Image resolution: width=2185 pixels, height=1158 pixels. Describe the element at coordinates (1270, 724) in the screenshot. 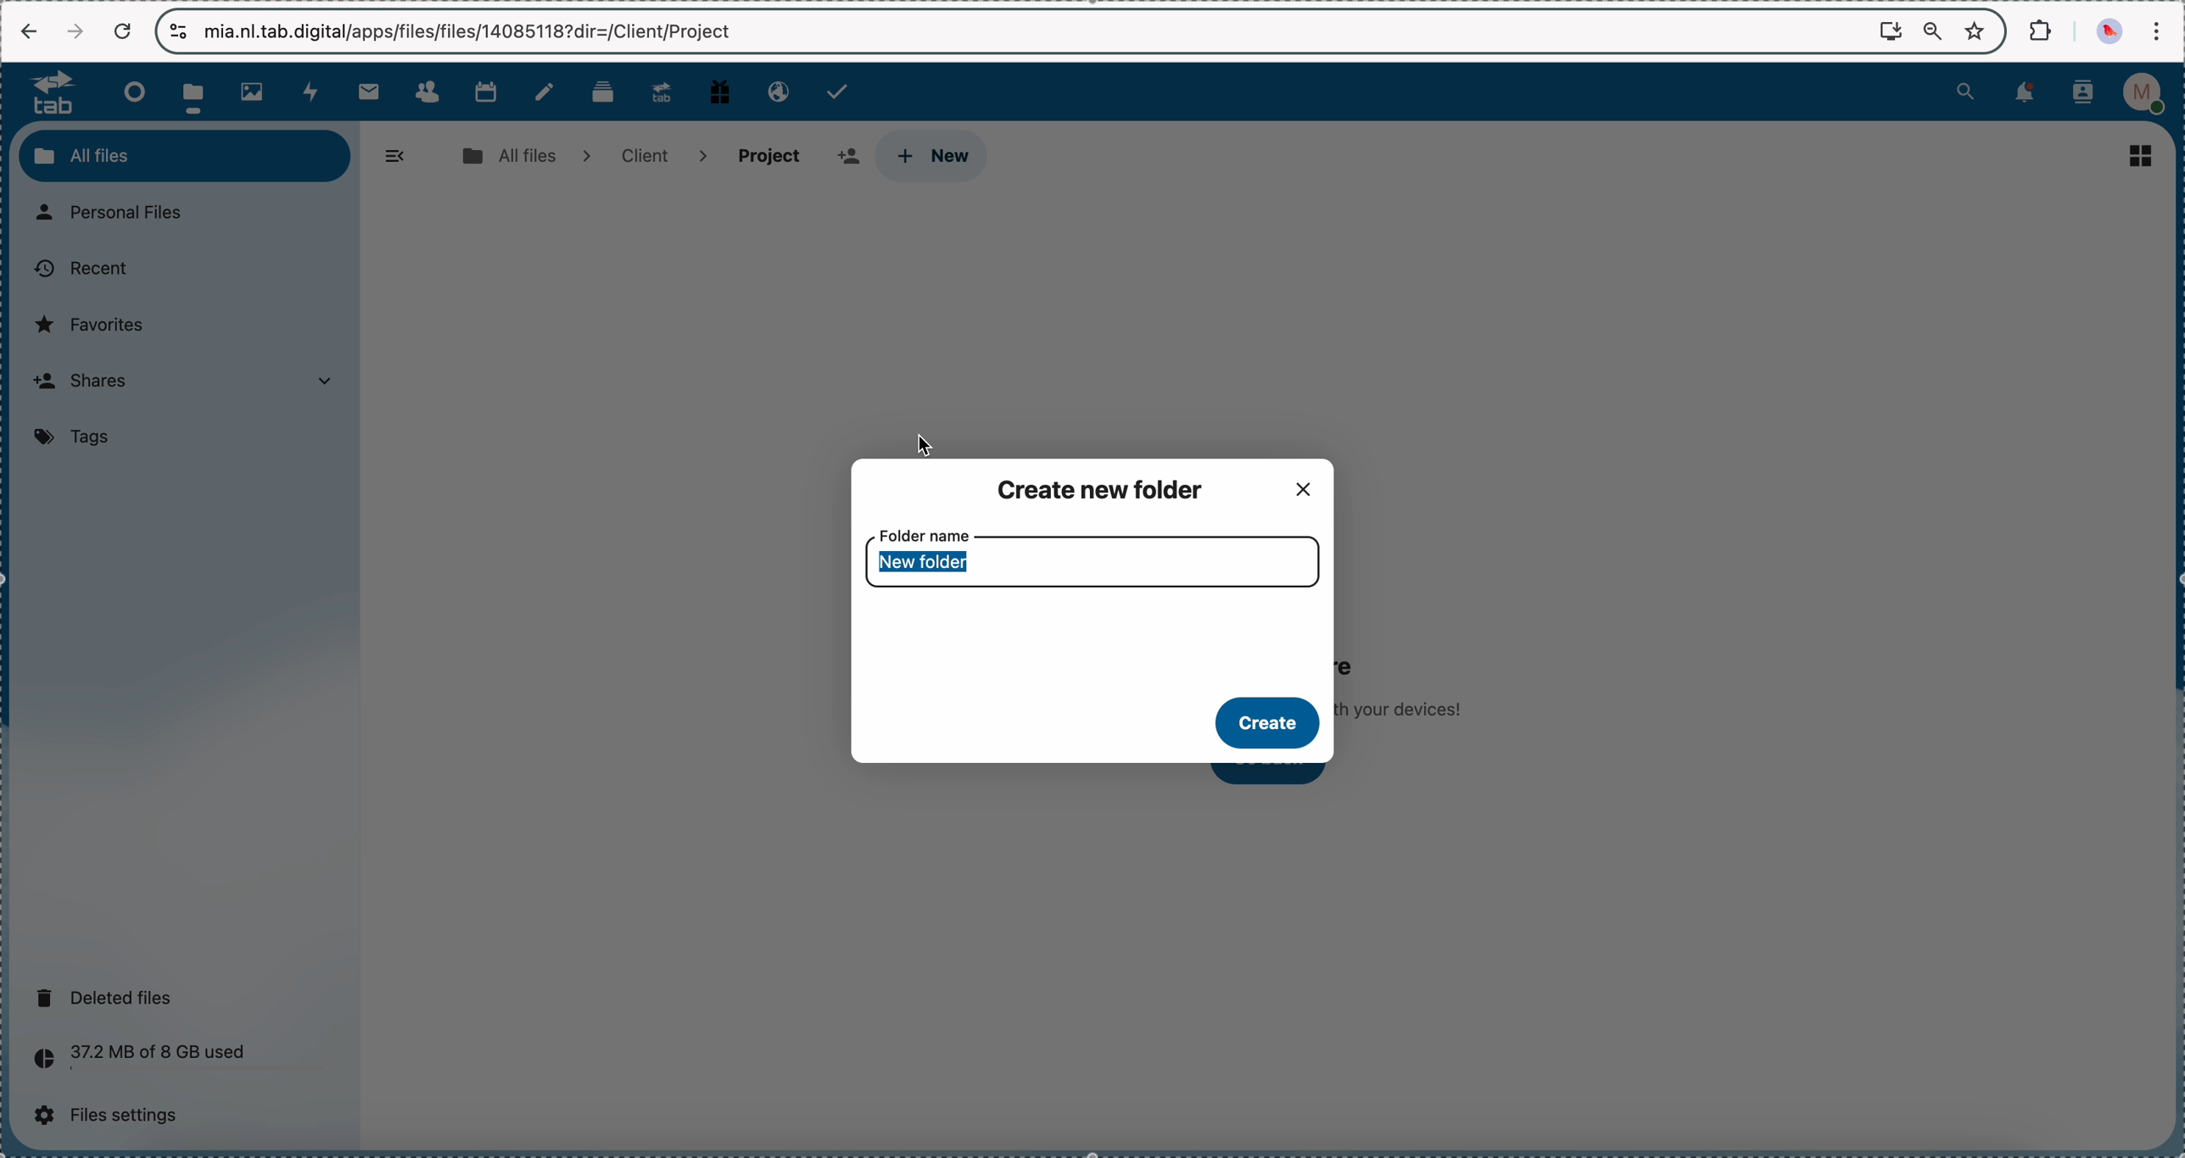

I see `create` at that location.